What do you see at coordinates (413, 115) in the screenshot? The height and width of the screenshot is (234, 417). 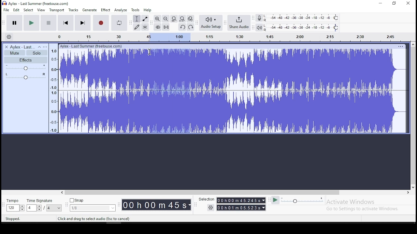 I see `scroll bar` at bounding box center [413, 115].